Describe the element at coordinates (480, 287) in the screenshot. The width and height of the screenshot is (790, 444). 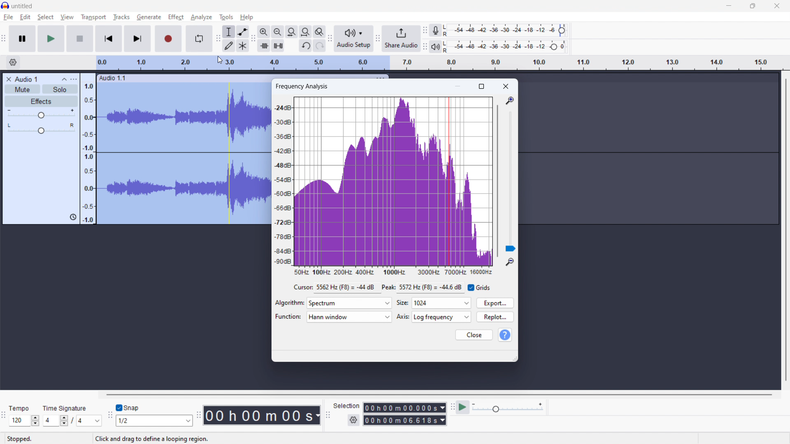
I see `enable/disable grids` at that location.